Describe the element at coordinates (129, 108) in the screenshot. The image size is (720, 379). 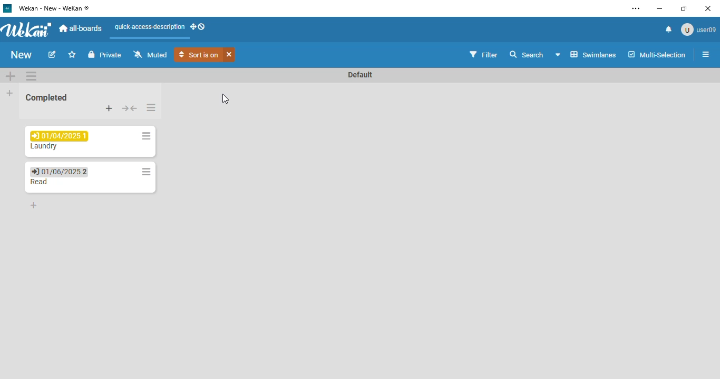
I see `collapse` at that location.